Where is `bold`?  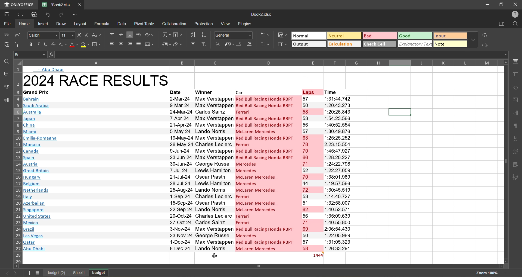 bold is located at coordinates (30, 44).